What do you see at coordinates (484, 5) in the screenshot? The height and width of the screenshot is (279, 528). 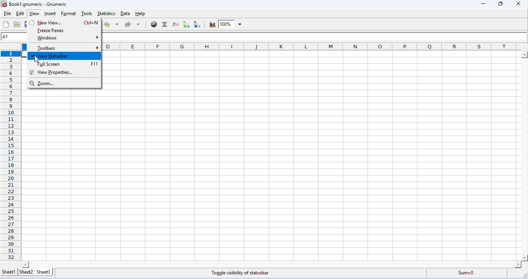 I see `minimize` at bounding box center [484, 5].